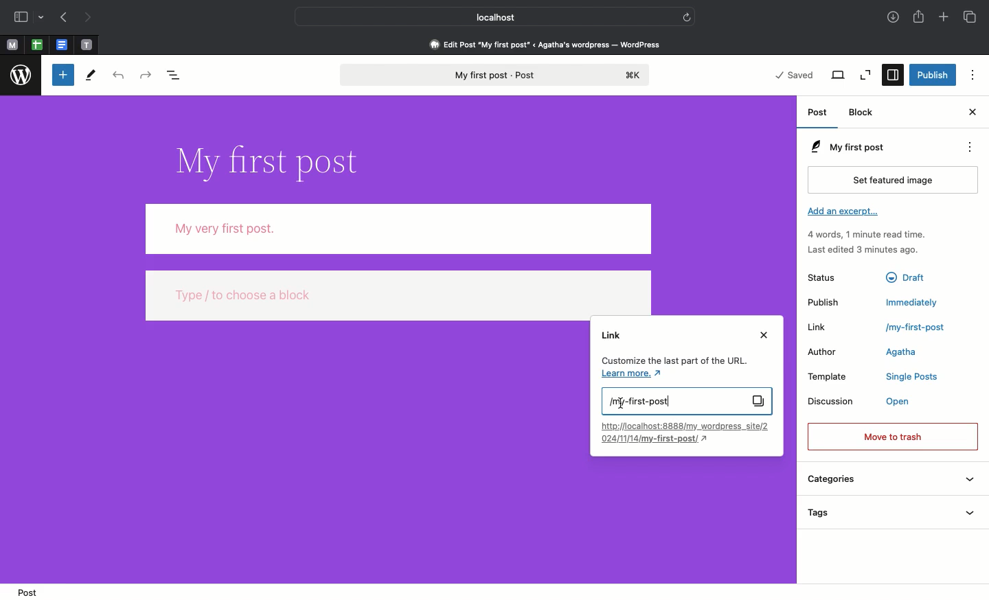  Describe the element at coordinates (118, 74) in the screenshot. I see `Undo` at that location.